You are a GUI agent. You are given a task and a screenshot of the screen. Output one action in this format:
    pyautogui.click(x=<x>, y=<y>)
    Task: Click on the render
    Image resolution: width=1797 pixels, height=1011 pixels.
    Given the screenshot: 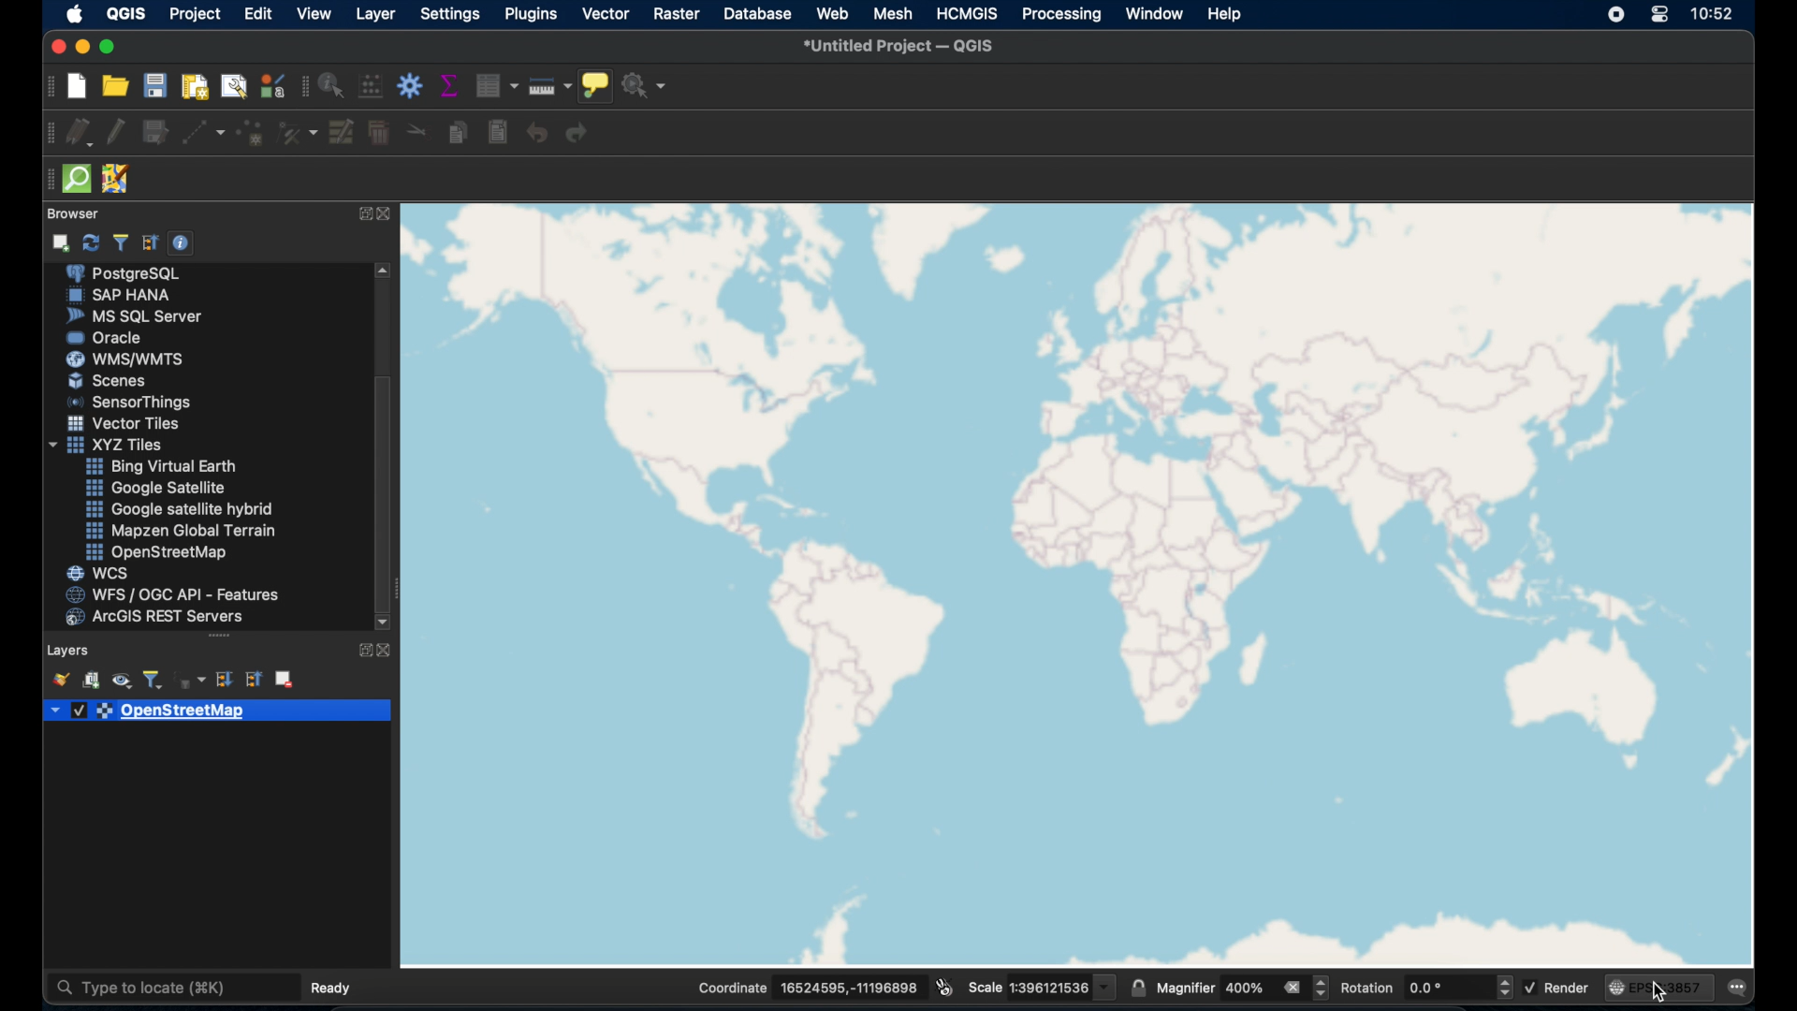 What is the action you would take?
    pyautogui.click(x=1557, y=986)
    